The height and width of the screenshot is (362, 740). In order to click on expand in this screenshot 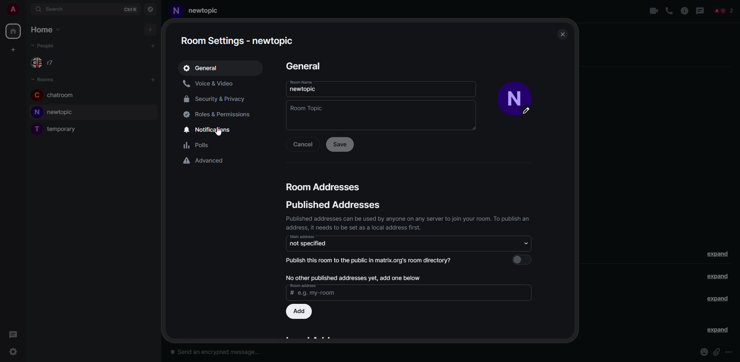, I will do `click(717, 330)`.